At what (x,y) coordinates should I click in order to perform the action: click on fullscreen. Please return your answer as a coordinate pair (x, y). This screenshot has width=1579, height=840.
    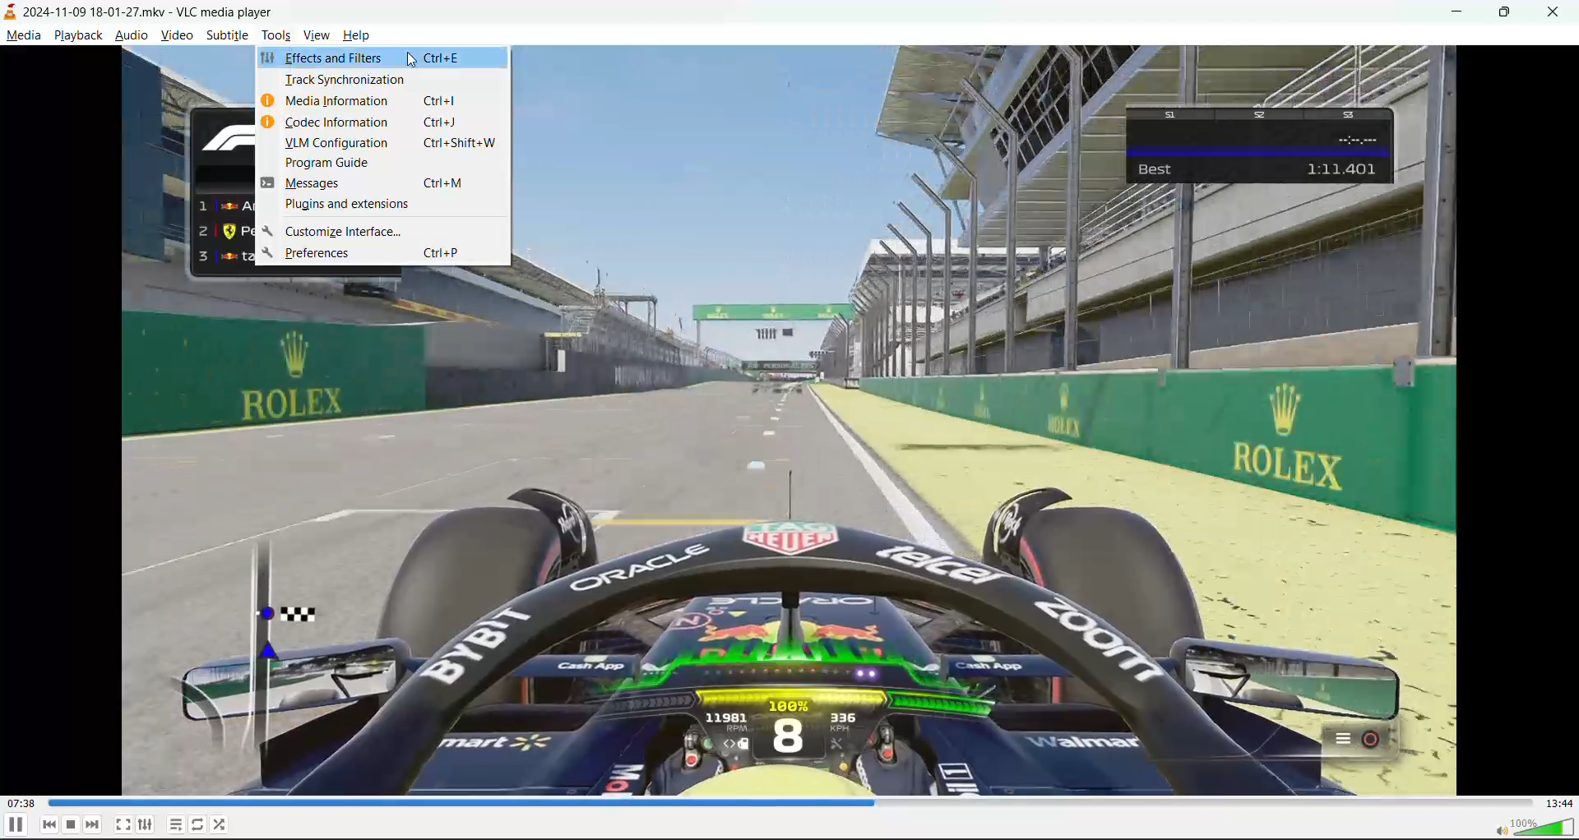
    Looking at the image, I should click on (123, 821).